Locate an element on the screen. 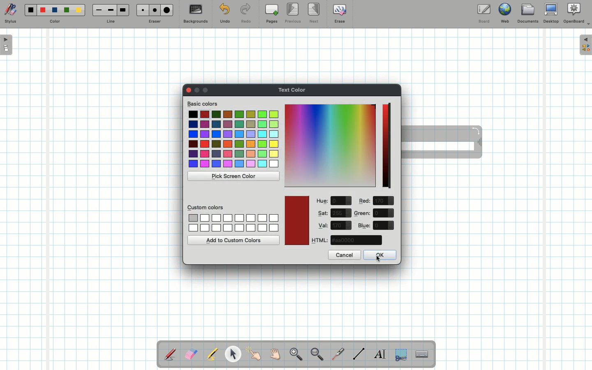 The width and height of the screenshot is (592, 370). value is located at coordinates (384, 213).